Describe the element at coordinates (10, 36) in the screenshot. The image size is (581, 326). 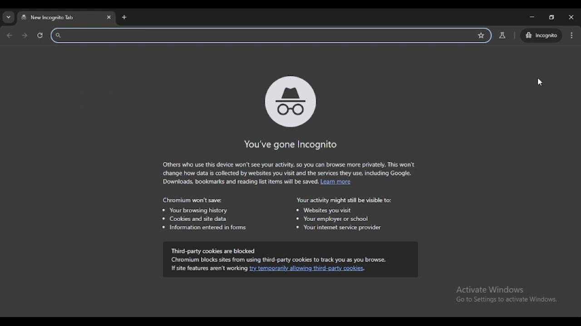
I see `click to go back` at that location.